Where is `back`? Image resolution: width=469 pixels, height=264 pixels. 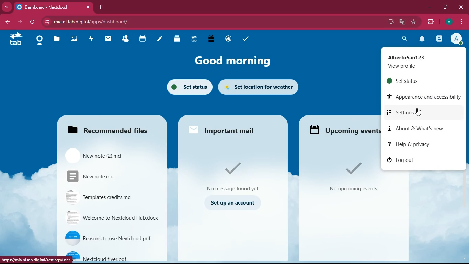
back is located at coordinates (7, 22).